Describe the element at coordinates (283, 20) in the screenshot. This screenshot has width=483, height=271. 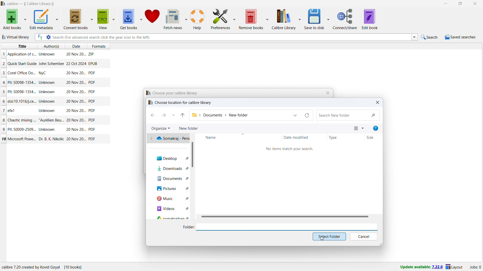
I see `calibre library` at that location.